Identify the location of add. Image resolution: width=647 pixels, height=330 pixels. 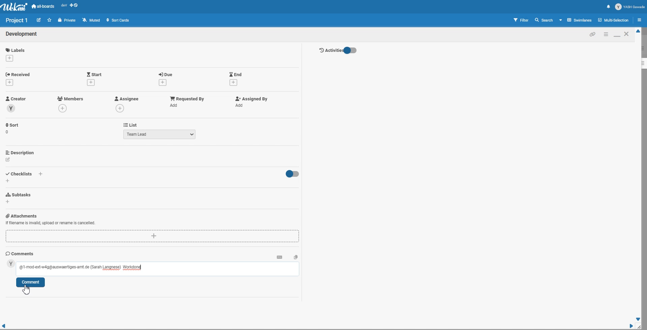
(41, 174).